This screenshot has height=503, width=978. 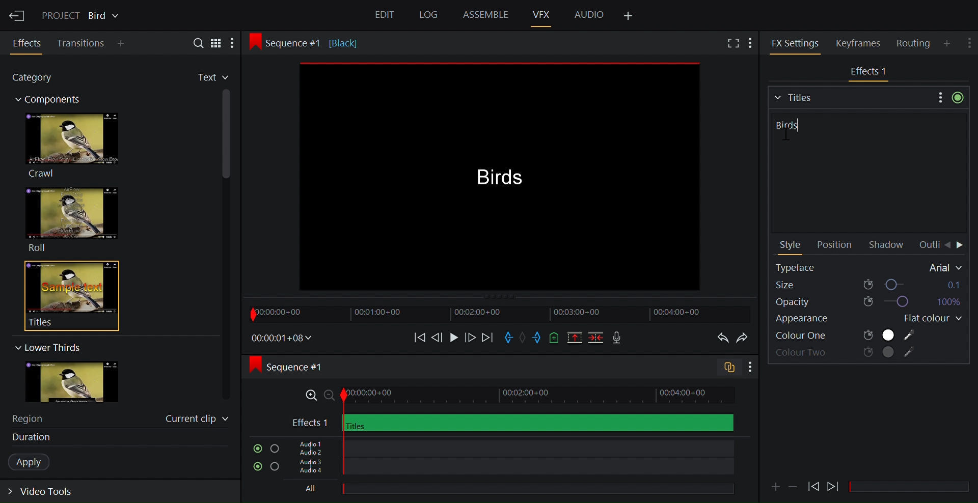 What do you see at coordinates (511, 469) in the screenshot?
I see `Audio Track 3, Audio Track 4` at bounding box center [511, 469].